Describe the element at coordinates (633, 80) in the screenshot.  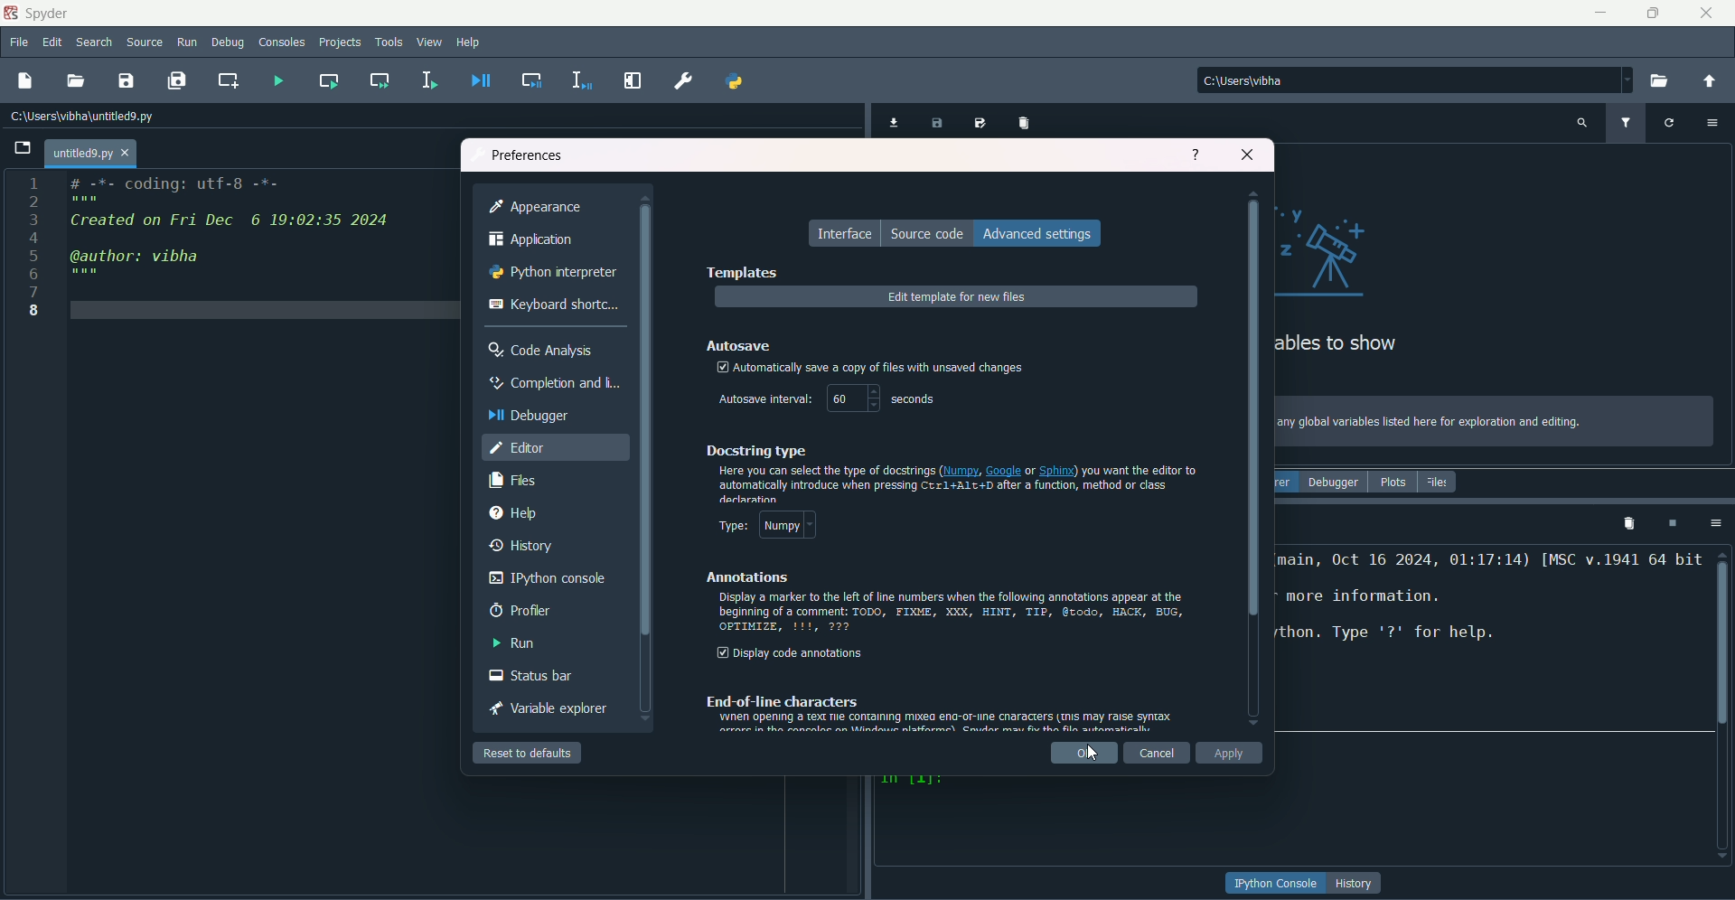
I see `maximize current pane` at that location.